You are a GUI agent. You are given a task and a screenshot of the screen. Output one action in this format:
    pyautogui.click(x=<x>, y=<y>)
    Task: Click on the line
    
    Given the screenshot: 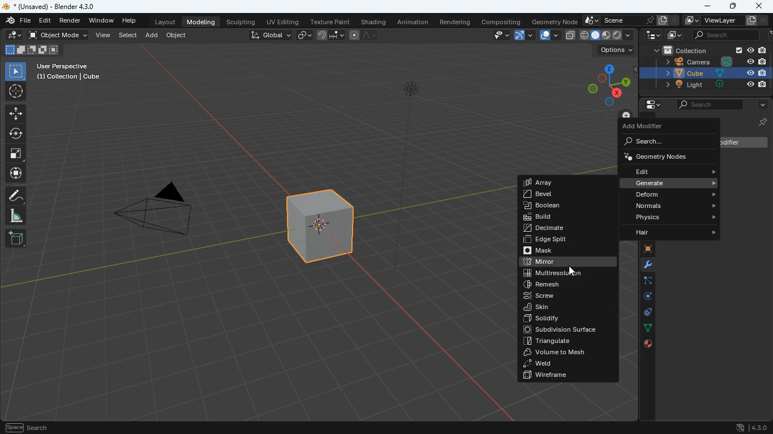 What is the action you would take?
    pyautogui.click(x=365, y=36)
    